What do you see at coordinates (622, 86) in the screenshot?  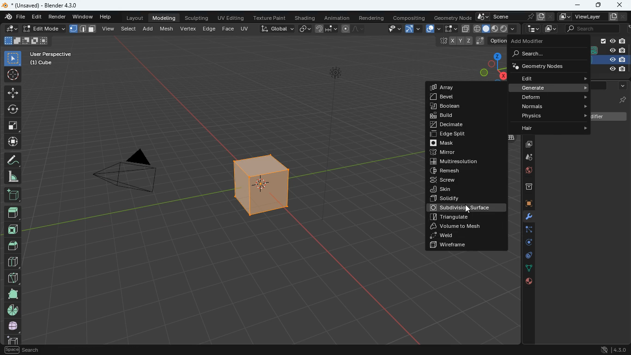 I see `more` at bounding box center [622, 86].